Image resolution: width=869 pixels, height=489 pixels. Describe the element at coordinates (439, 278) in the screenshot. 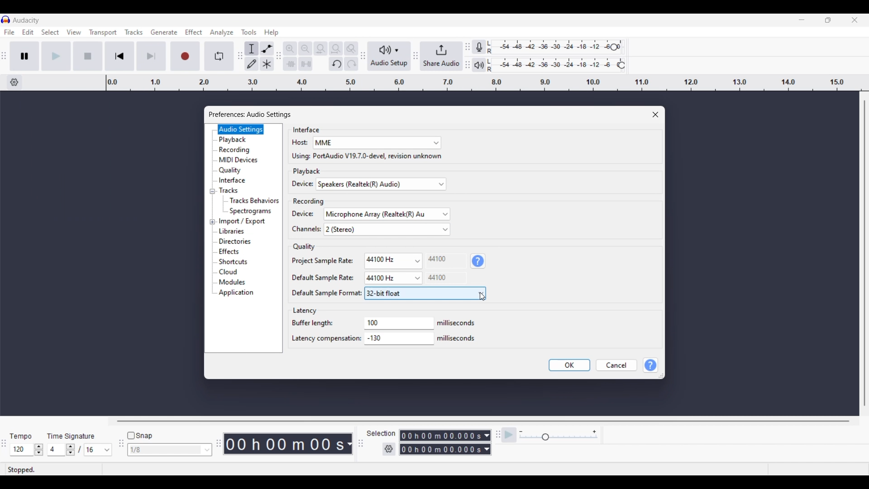

I see `` at that location.